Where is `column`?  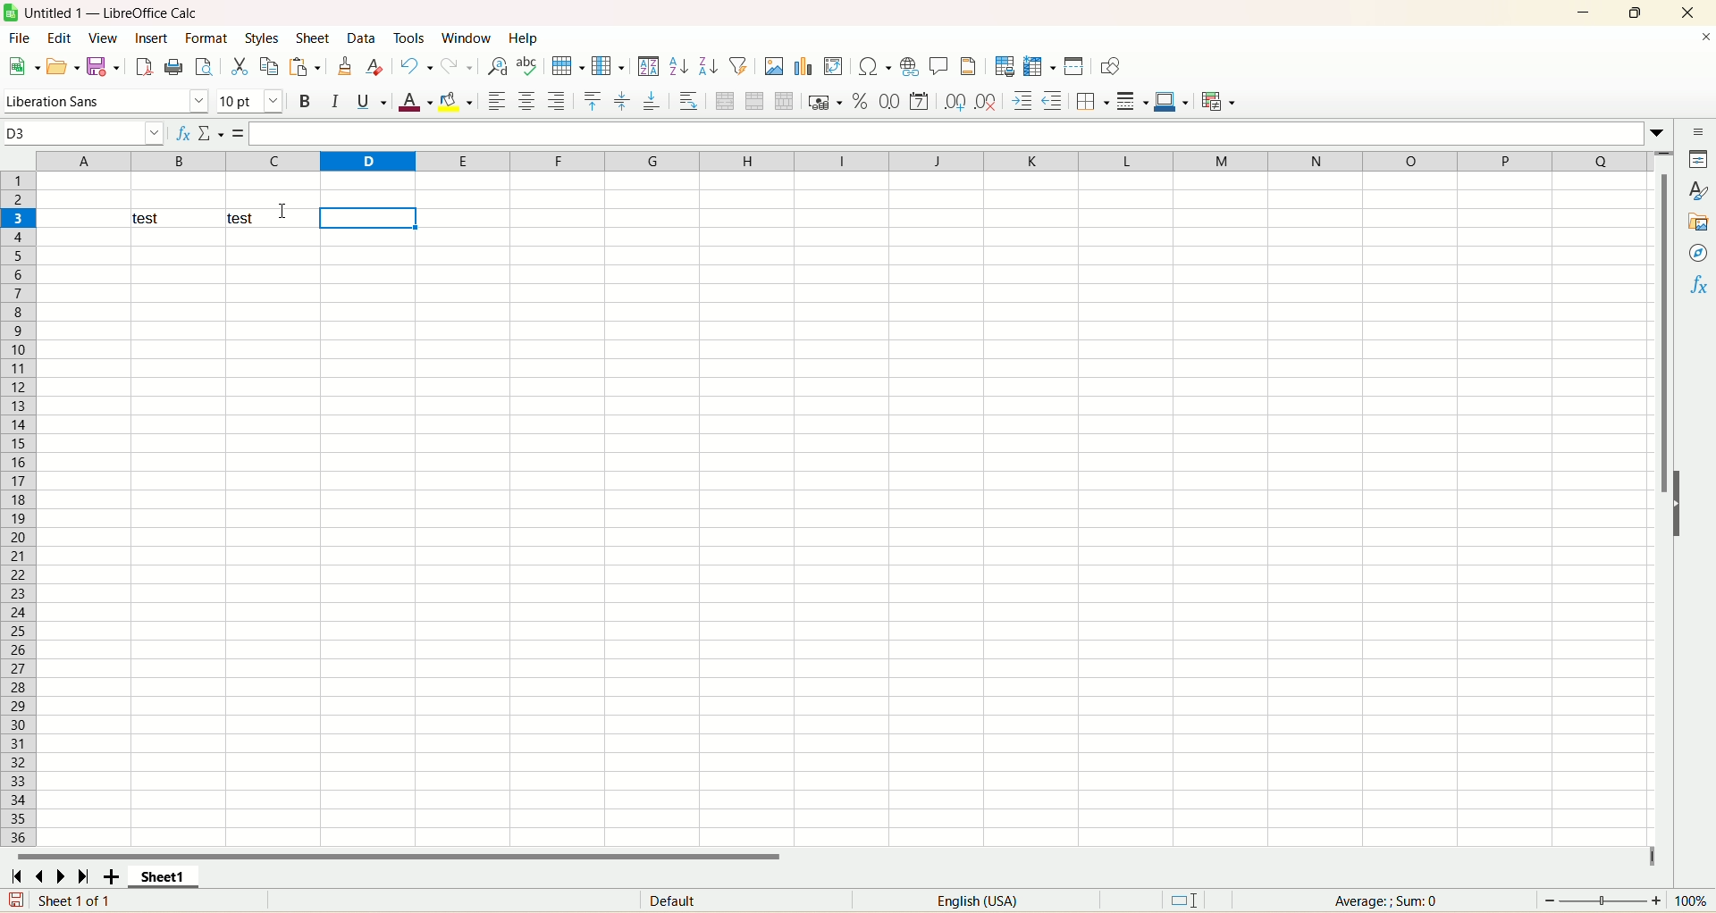
column is located at coordinates (608, 65).